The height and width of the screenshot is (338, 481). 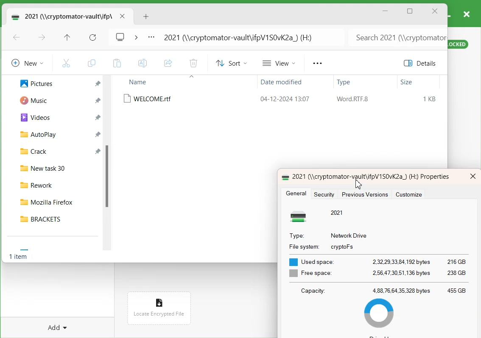 I want to click on Vault Folder, so click(x=60, y=16).